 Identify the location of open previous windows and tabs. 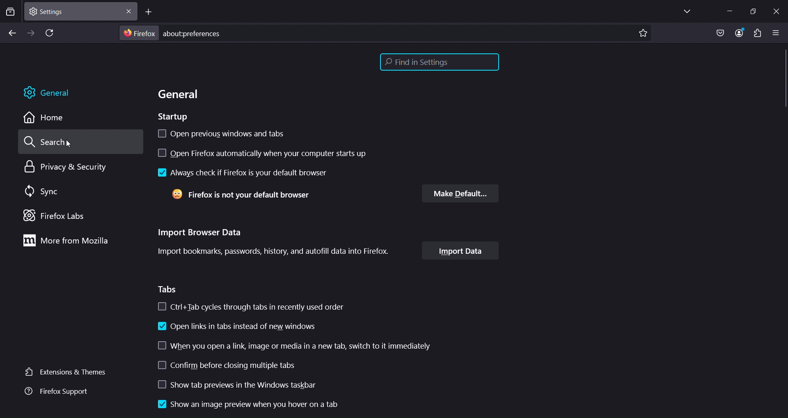
(247, 133).